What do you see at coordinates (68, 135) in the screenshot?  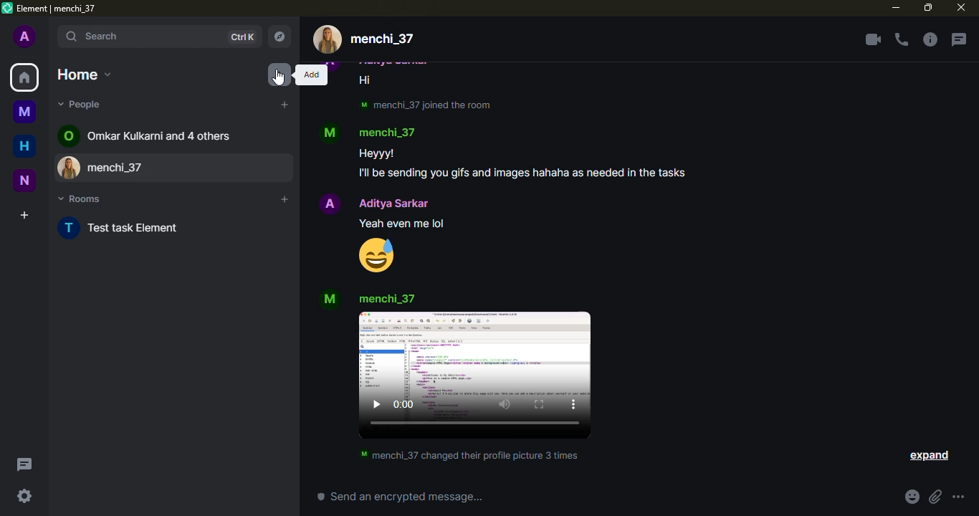 I see `Profile initials` at bounding box center [68, 135].